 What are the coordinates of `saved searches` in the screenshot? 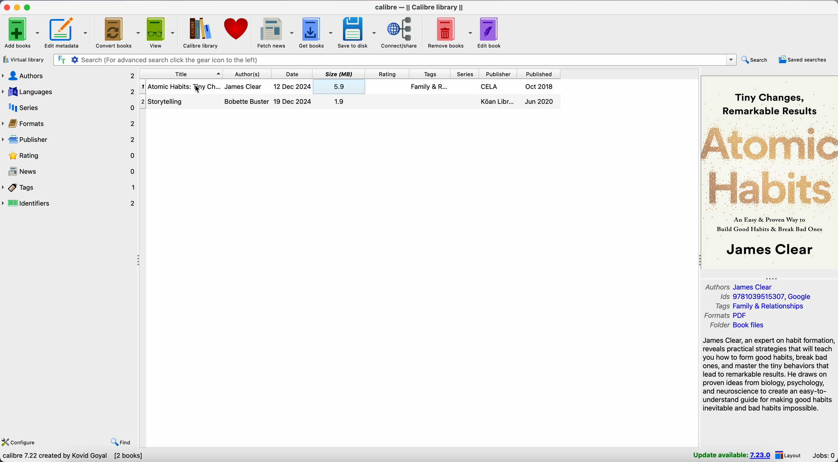 It's located at (804, 60).